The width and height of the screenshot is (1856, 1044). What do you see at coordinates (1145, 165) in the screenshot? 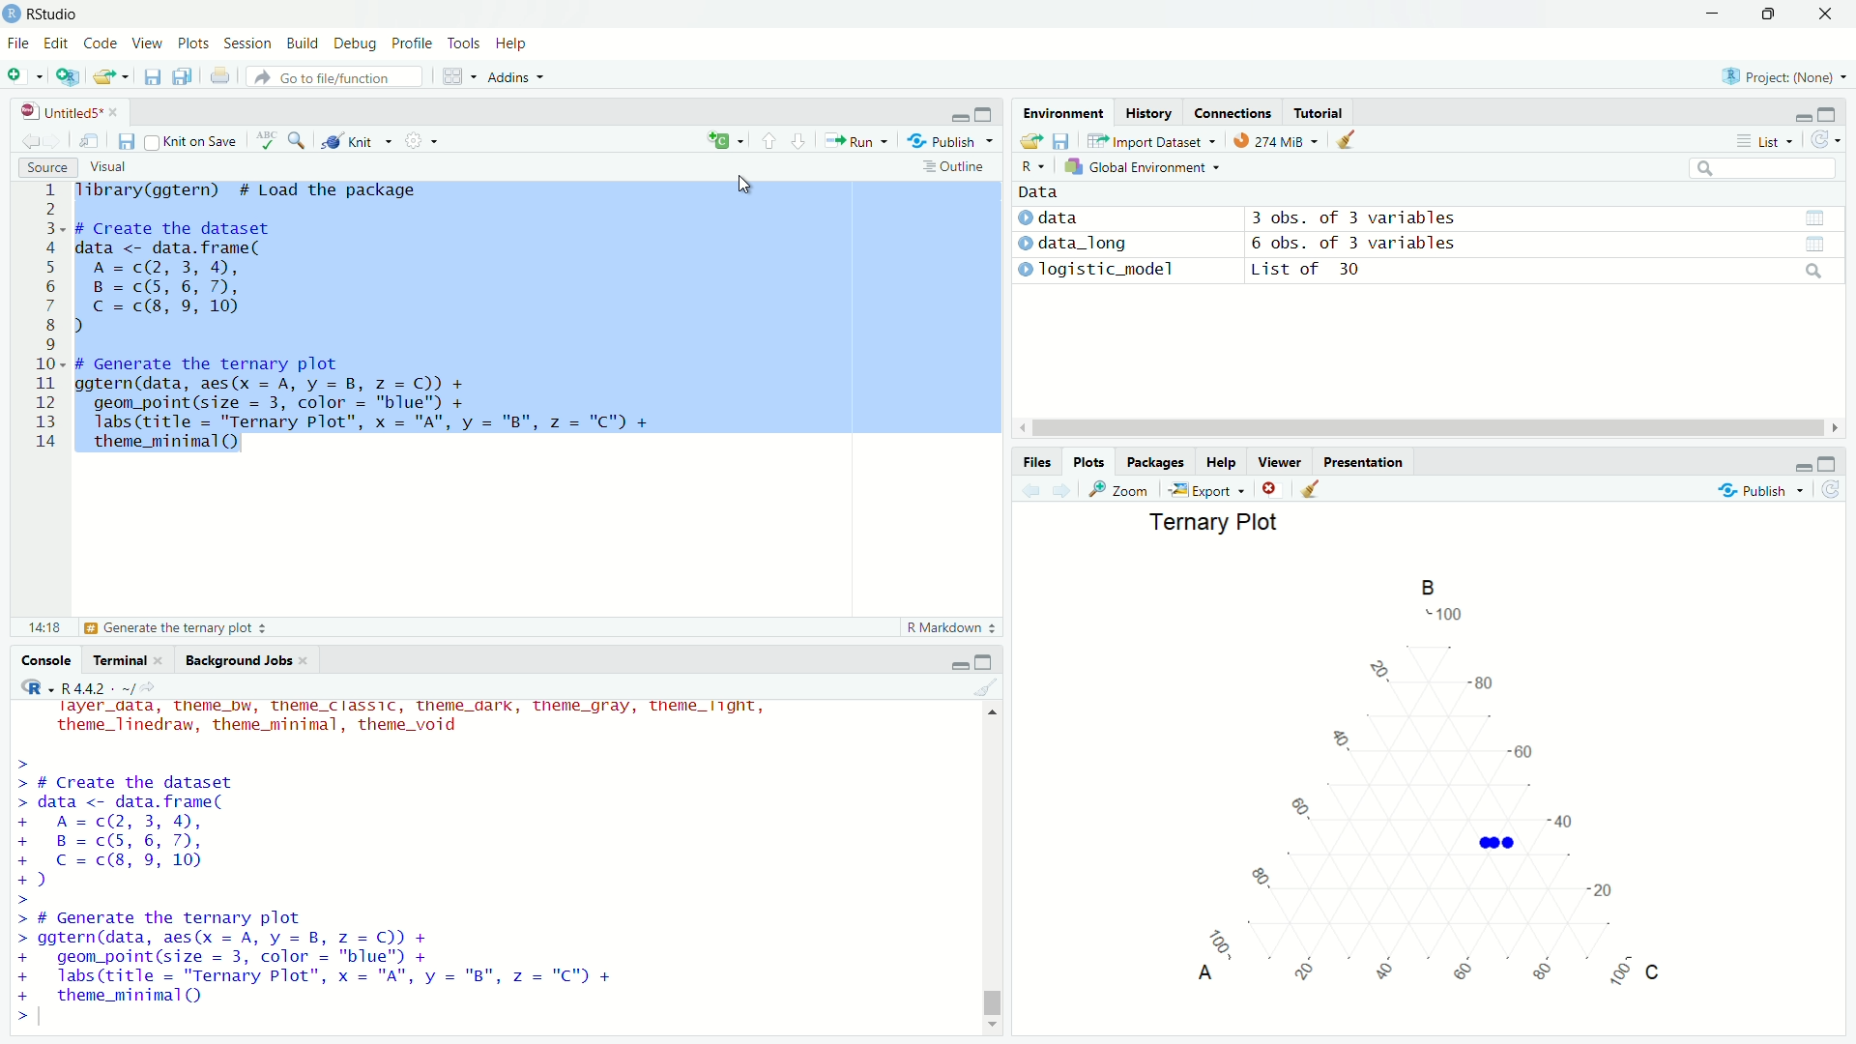
I see `Global Environment «=` at bounding box center [1145, 165].